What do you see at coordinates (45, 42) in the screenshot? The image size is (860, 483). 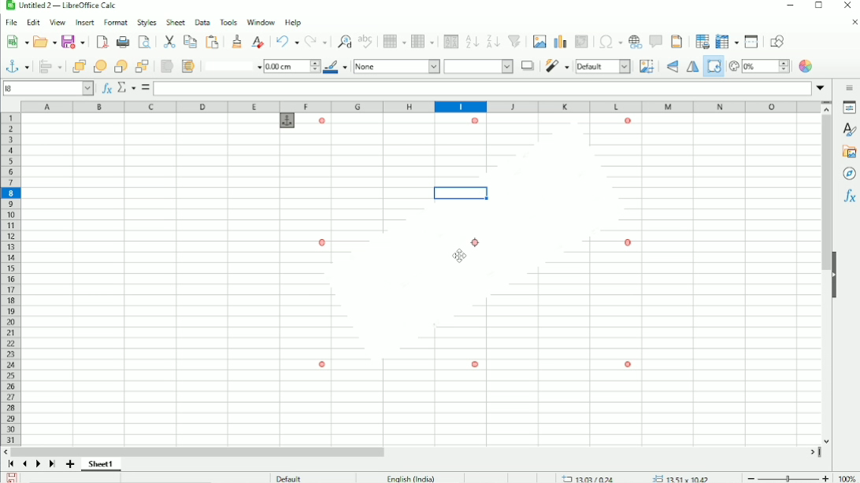 I see `Open` at bounding box center [45, 42].